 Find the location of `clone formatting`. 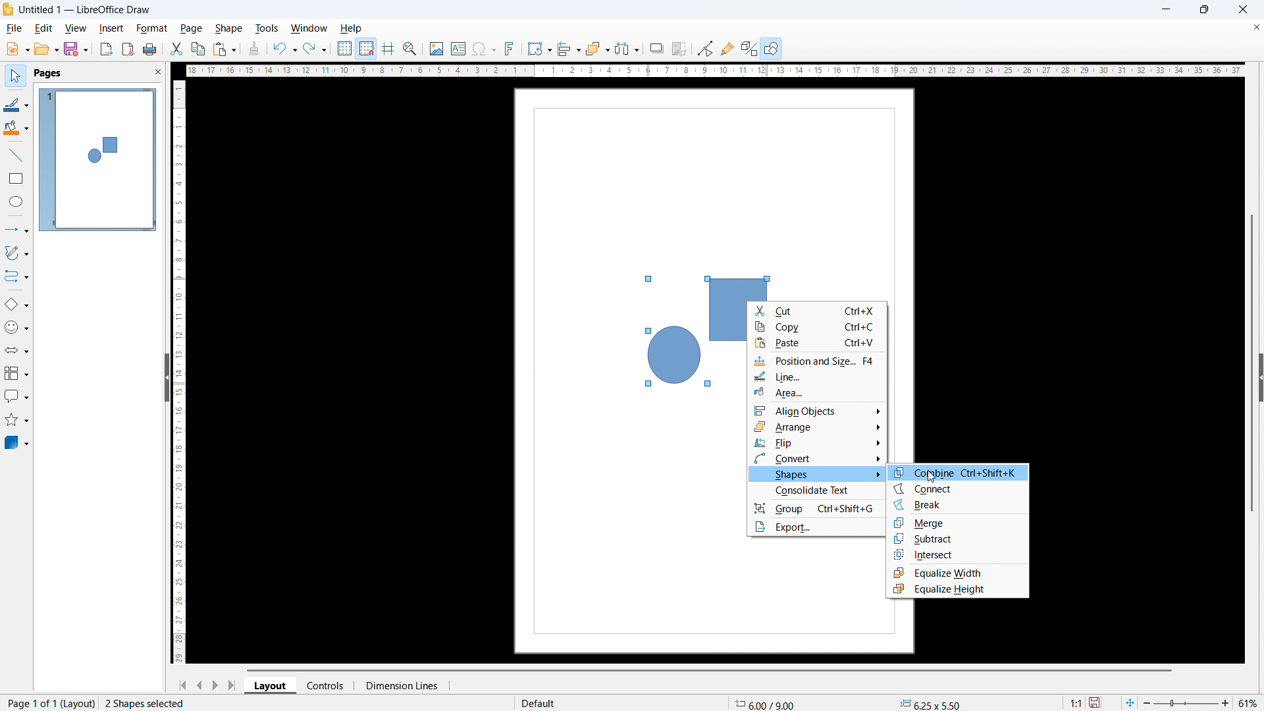

clone formatting is located at coordinates (255, 49).